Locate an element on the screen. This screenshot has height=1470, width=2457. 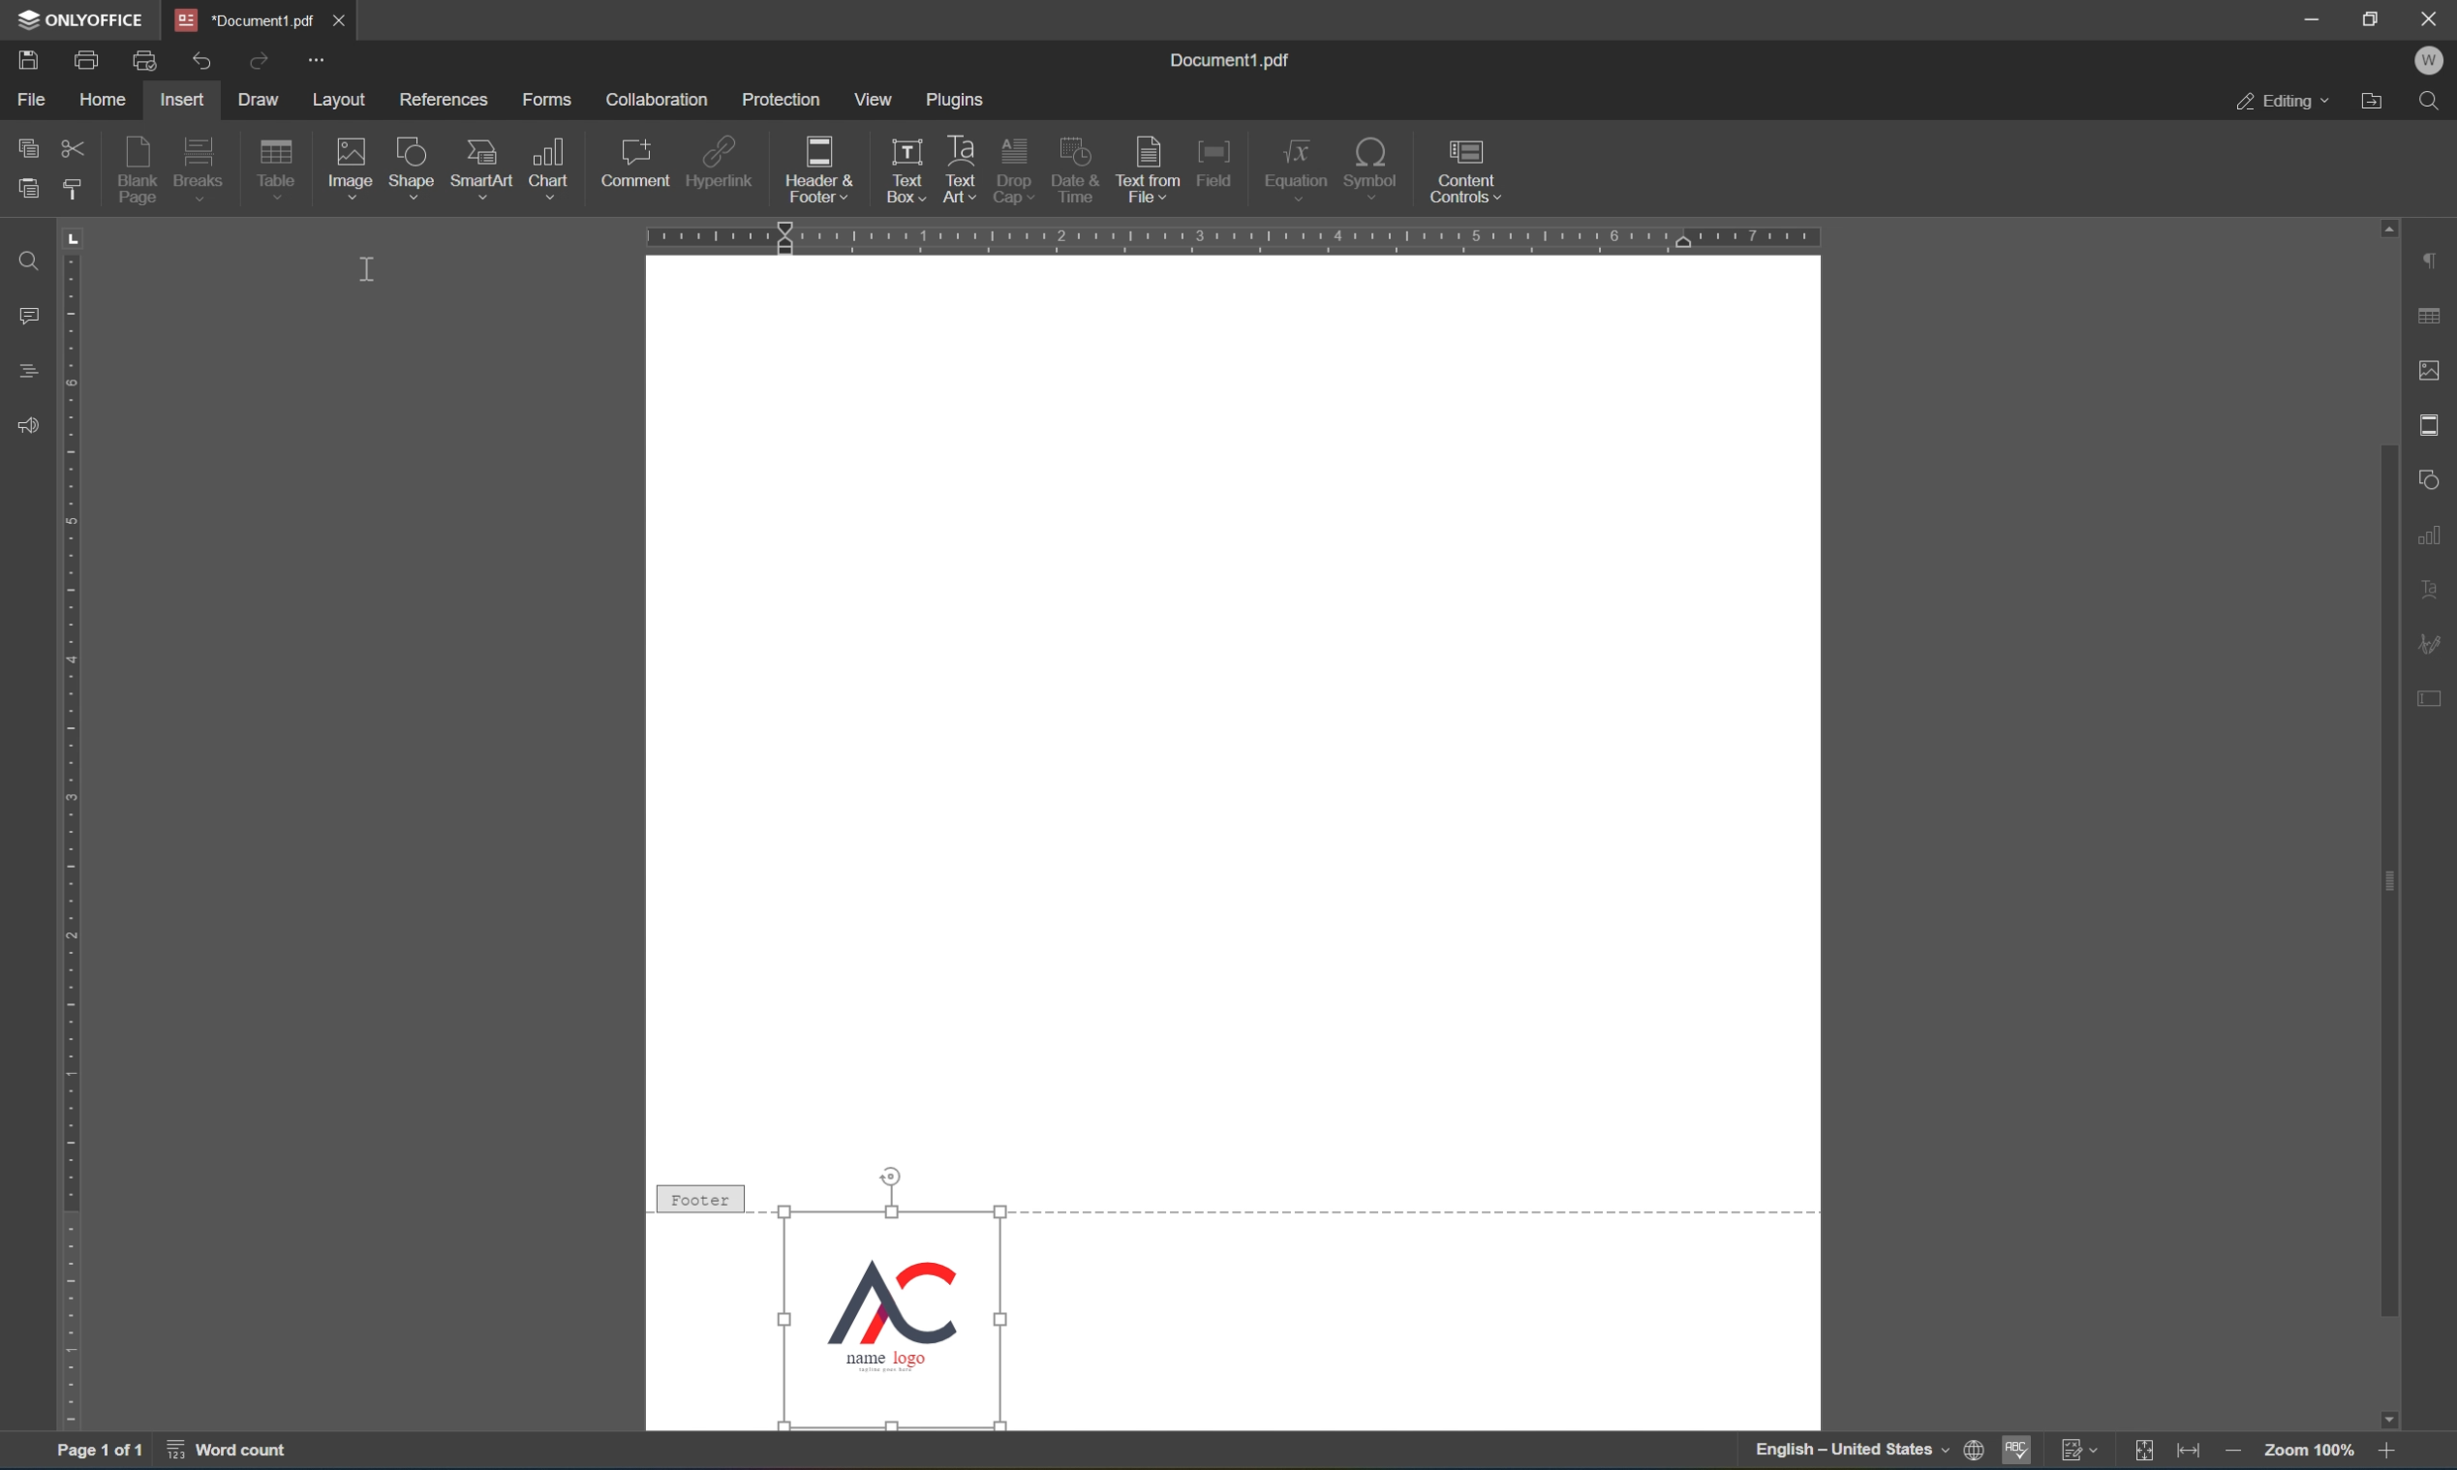
date and time is located at coordinates (1078, 170).